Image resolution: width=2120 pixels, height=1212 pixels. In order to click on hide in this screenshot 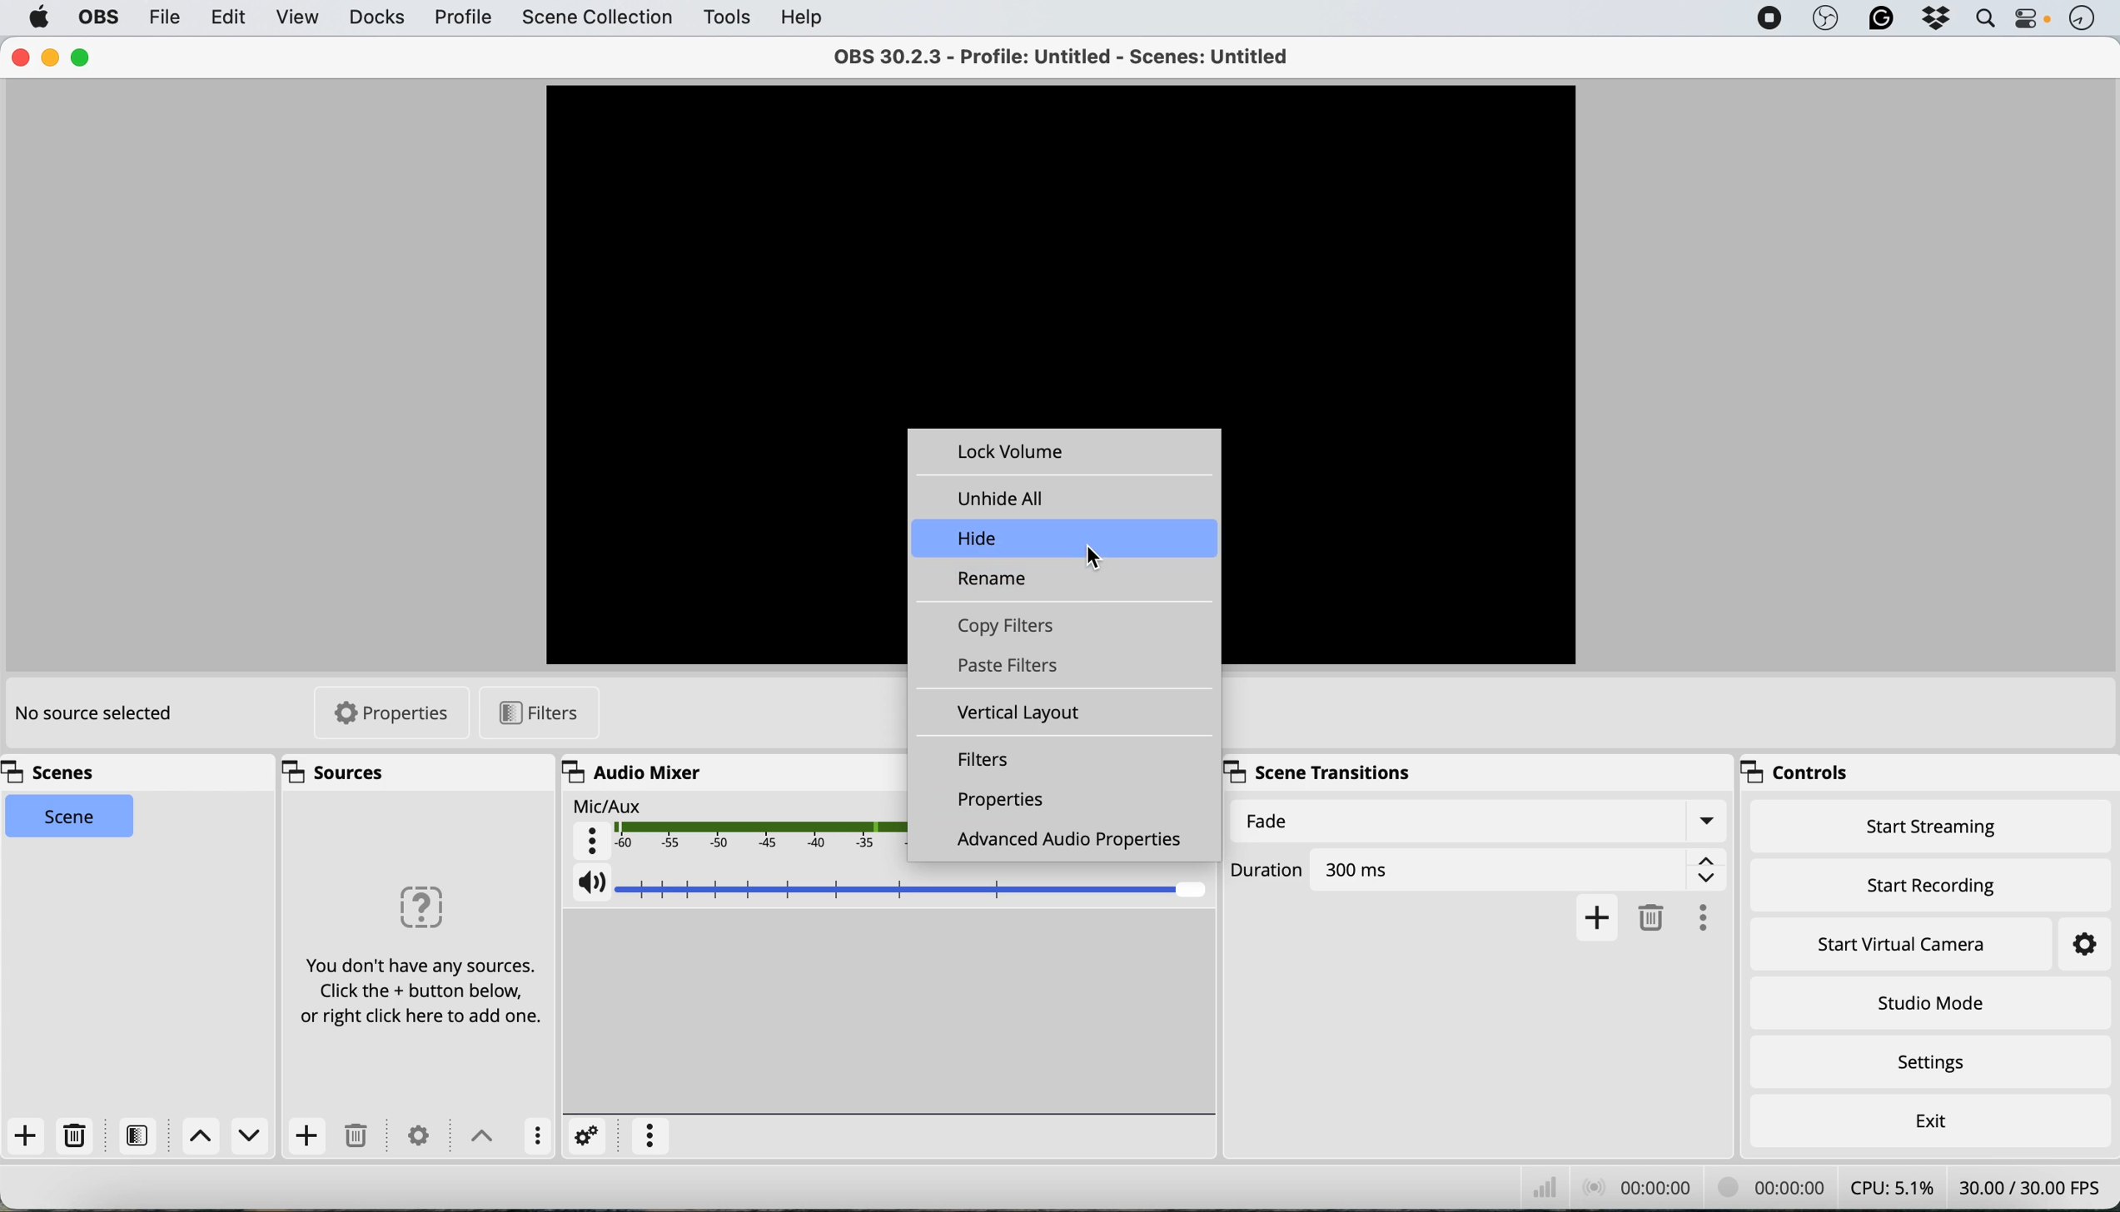, I will do `click(980, 539)`.